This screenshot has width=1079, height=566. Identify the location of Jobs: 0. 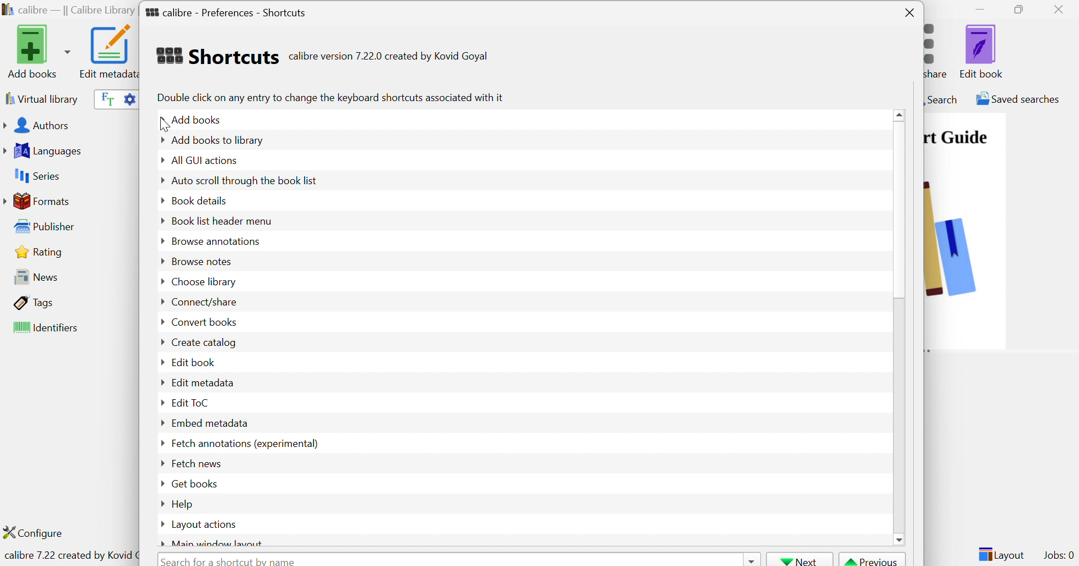
(1059, 556).